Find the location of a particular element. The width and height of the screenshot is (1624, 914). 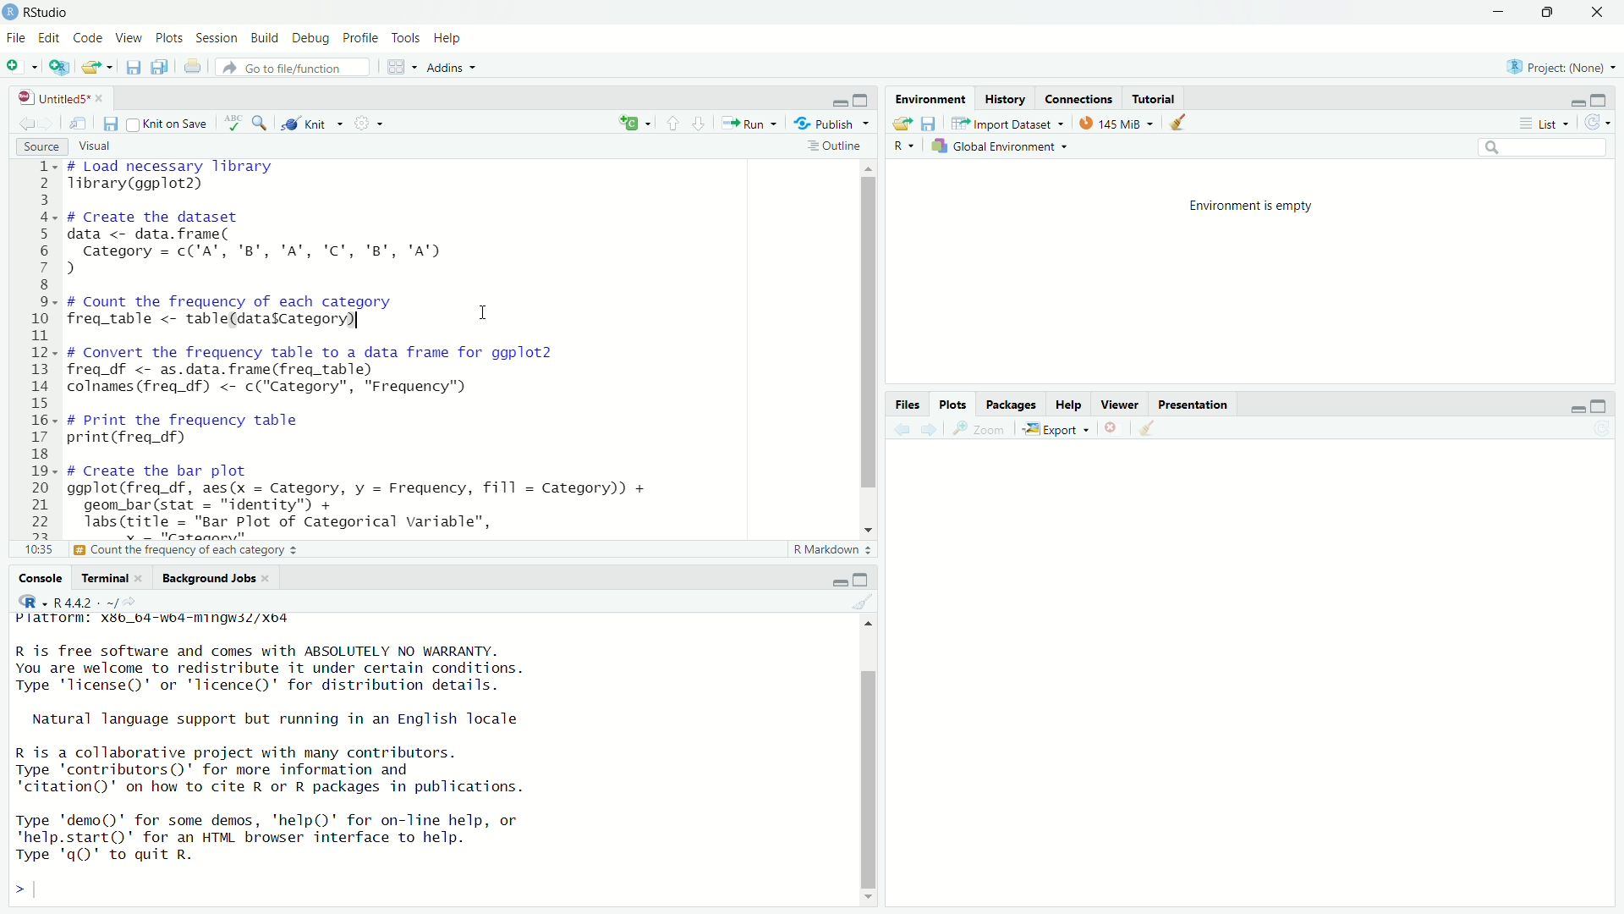

next is located at coordinates (935, 430).